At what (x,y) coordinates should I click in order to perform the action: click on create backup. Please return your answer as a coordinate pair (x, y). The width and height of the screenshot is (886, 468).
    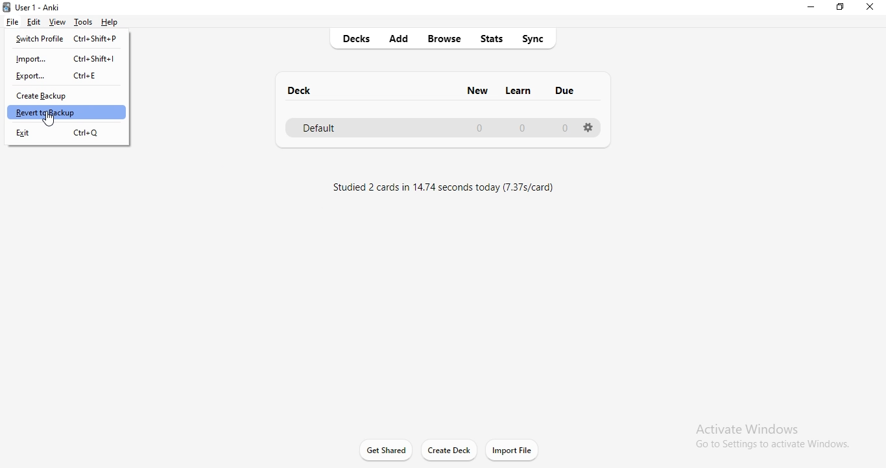
    Looking at the image, I should click on (70, 97).